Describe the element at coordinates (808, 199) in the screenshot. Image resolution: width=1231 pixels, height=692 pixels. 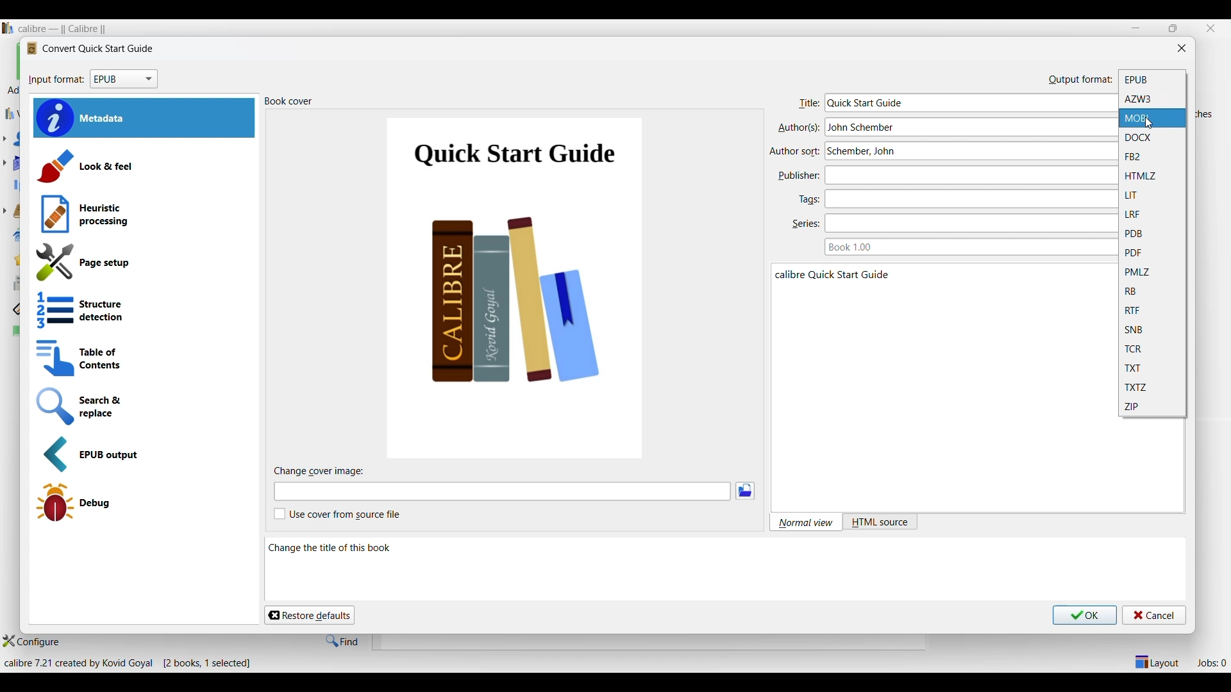
I see `tags` at that location.